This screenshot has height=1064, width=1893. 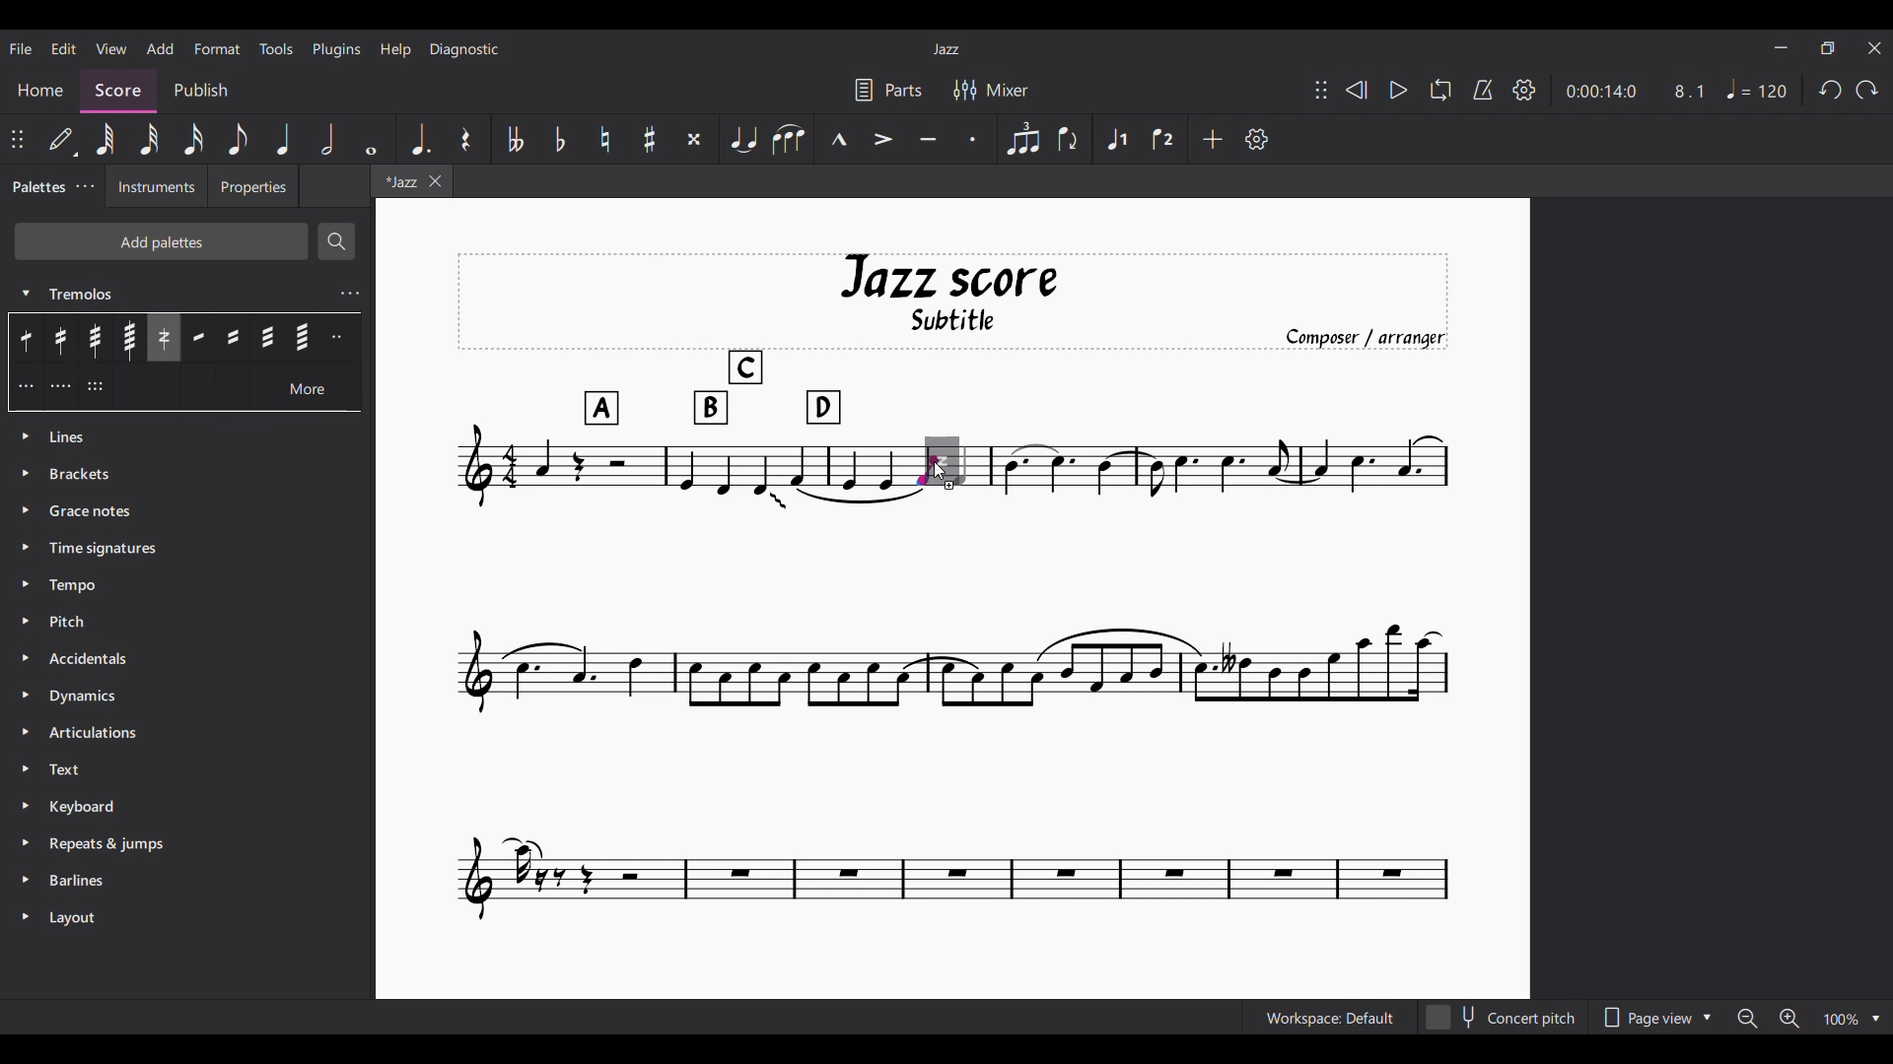 What do you see at coordinates (340, 337) in the screenshot?
I see `Divide measured Tremolo by 2` at bounding box center [340, 337].